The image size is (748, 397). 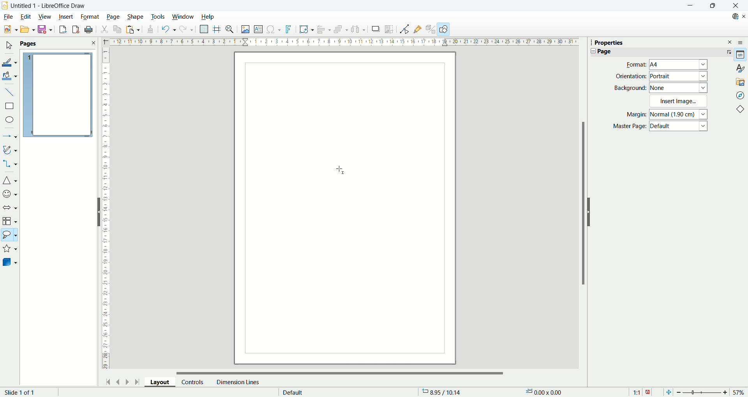 I want to click on line color, so click(x=10, y=61).